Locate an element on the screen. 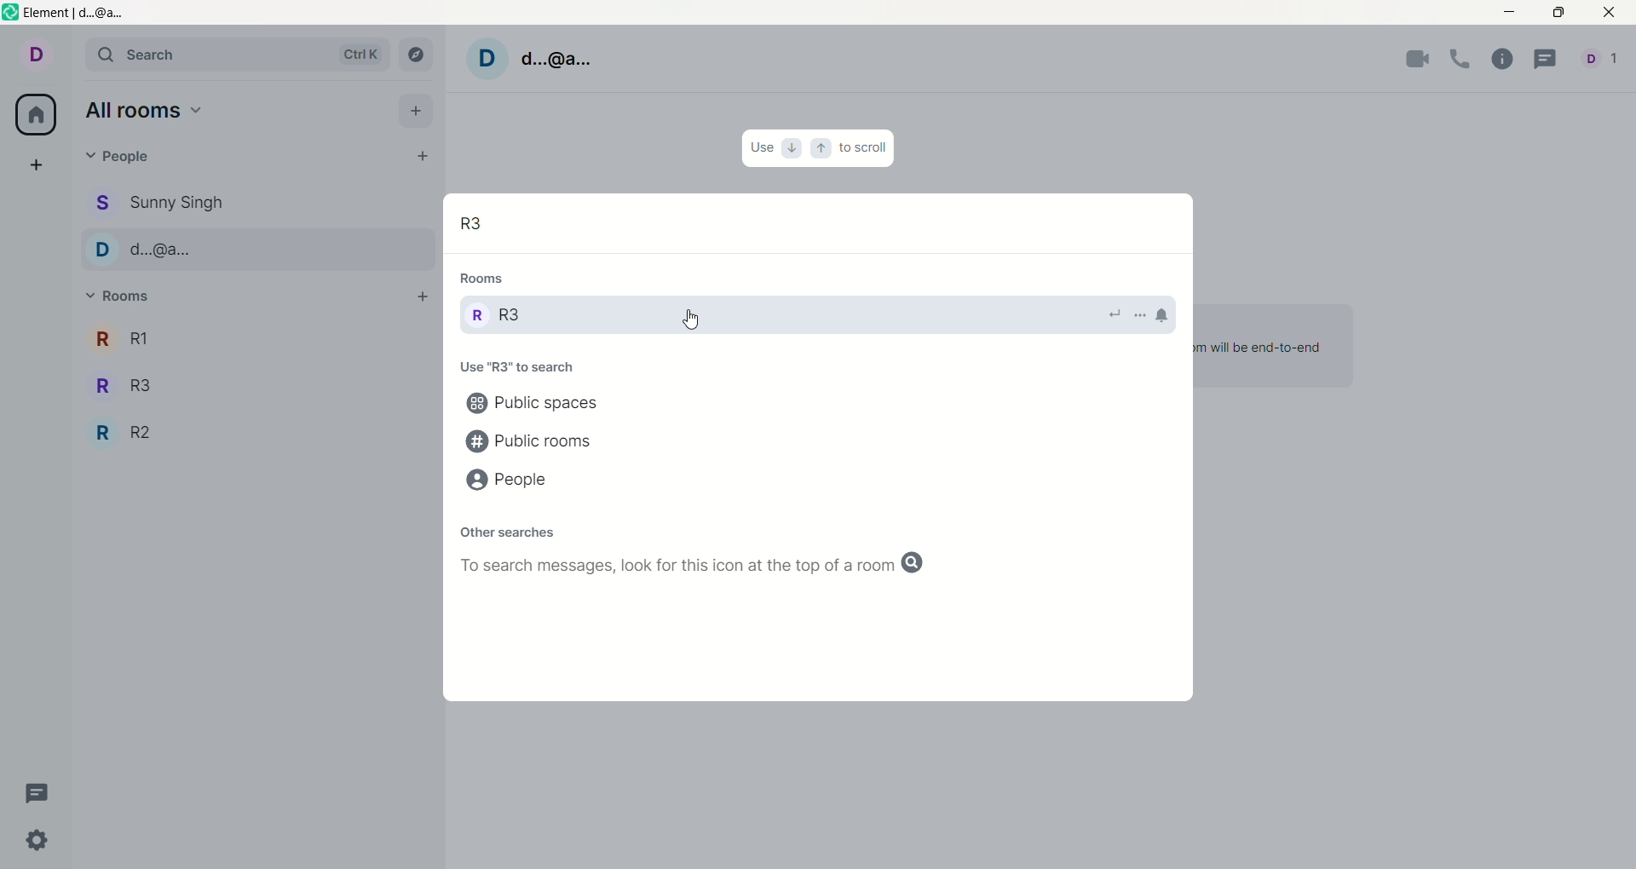 This screenshot has width=1636, height=869. voice call is located at coordinates (1463, 61).